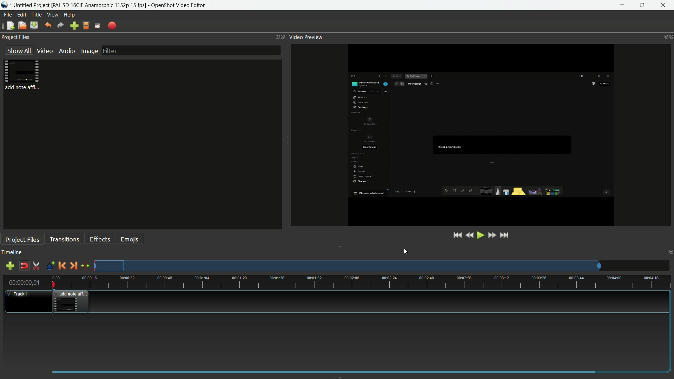  Describe the element at coordinates (69, 15) in the screenshot. I see `help menu` at that location.